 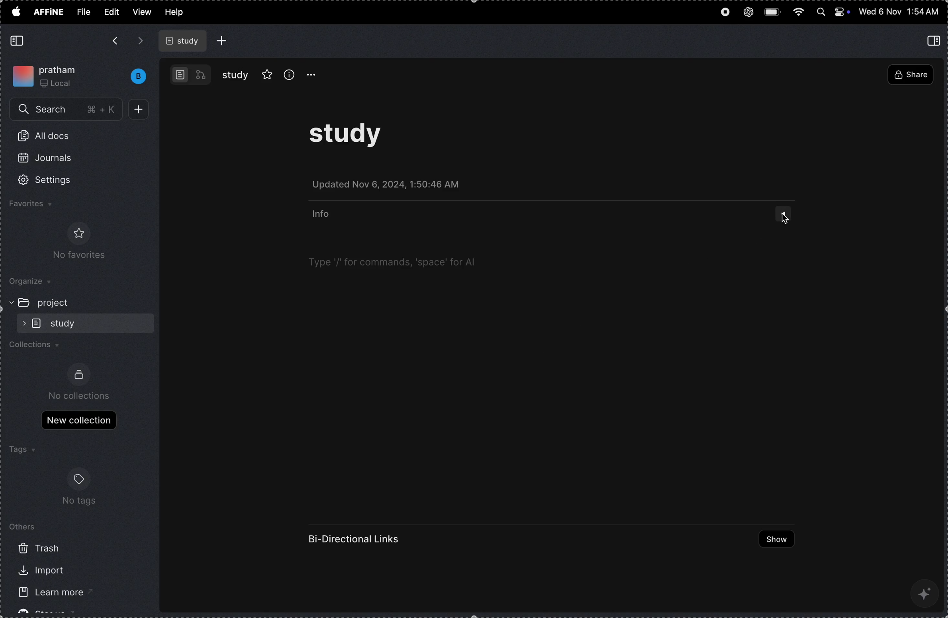 What do you see at coordinates (785, 216) in the screenshot?
I see `drop down` at bounding box center [785, 216].